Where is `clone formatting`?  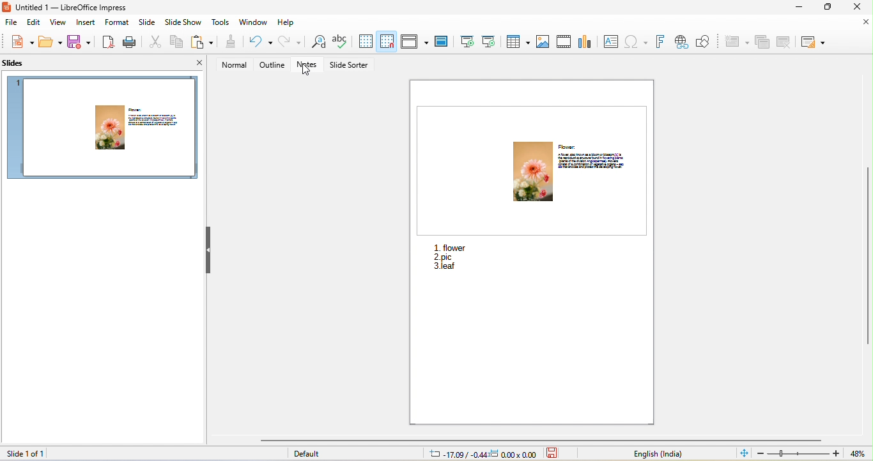 clone formatting is located at coordinates (229, 42).